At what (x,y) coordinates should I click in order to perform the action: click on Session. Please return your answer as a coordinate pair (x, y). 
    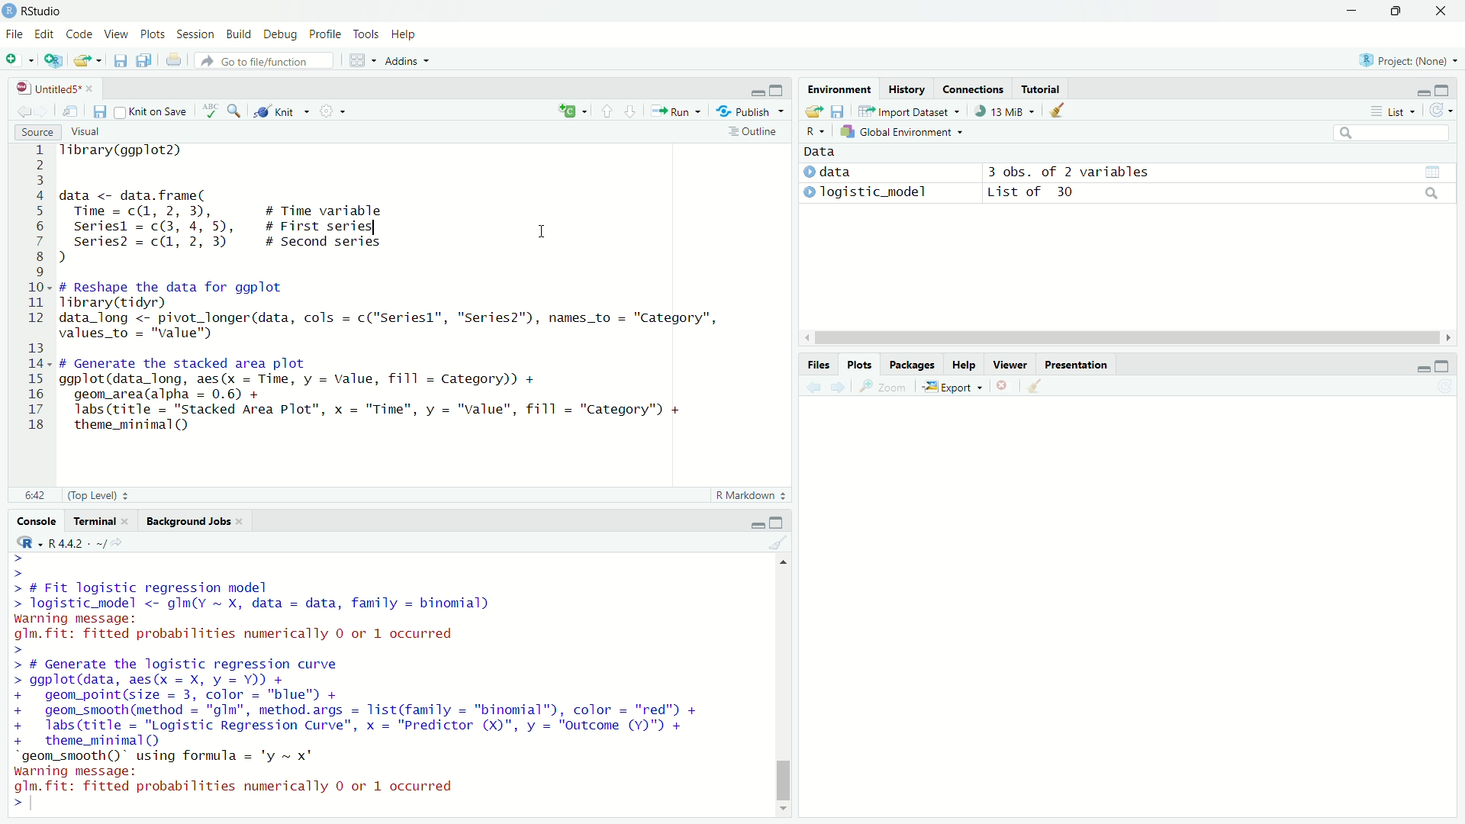
    Looking at the image, I should click on (195, 34).